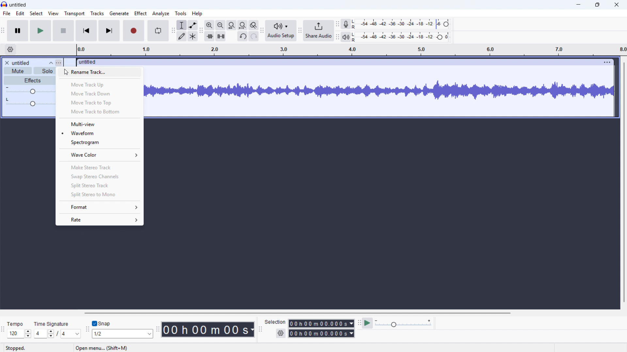  Describe the element at coordinates (4, 330) in the screenshot. I see `Time signature toolbar ` at that location.